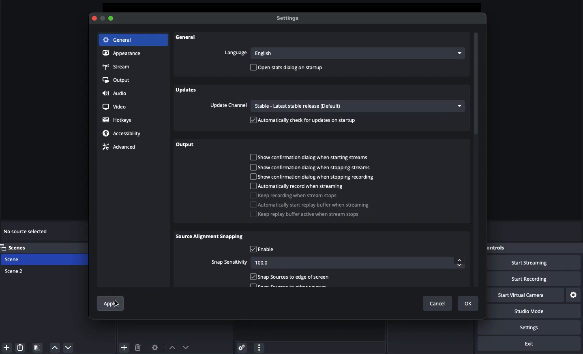  Describe the element at coordinates (103, 19) in the screenshot. I see `Button` at that location.